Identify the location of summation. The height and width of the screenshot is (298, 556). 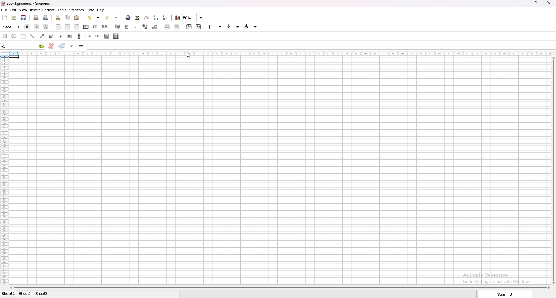
(137, 17).